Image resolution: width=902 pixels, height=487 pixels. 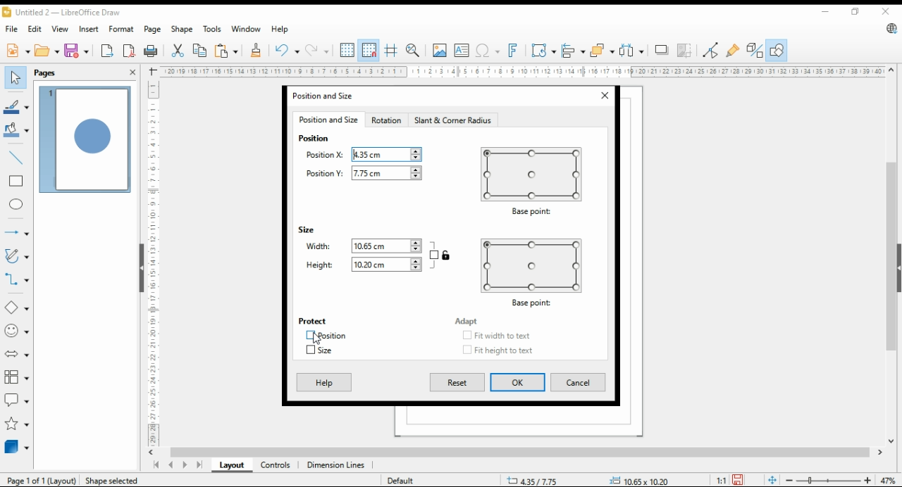 I want to click on flowchart, so click(x=16, y=377).